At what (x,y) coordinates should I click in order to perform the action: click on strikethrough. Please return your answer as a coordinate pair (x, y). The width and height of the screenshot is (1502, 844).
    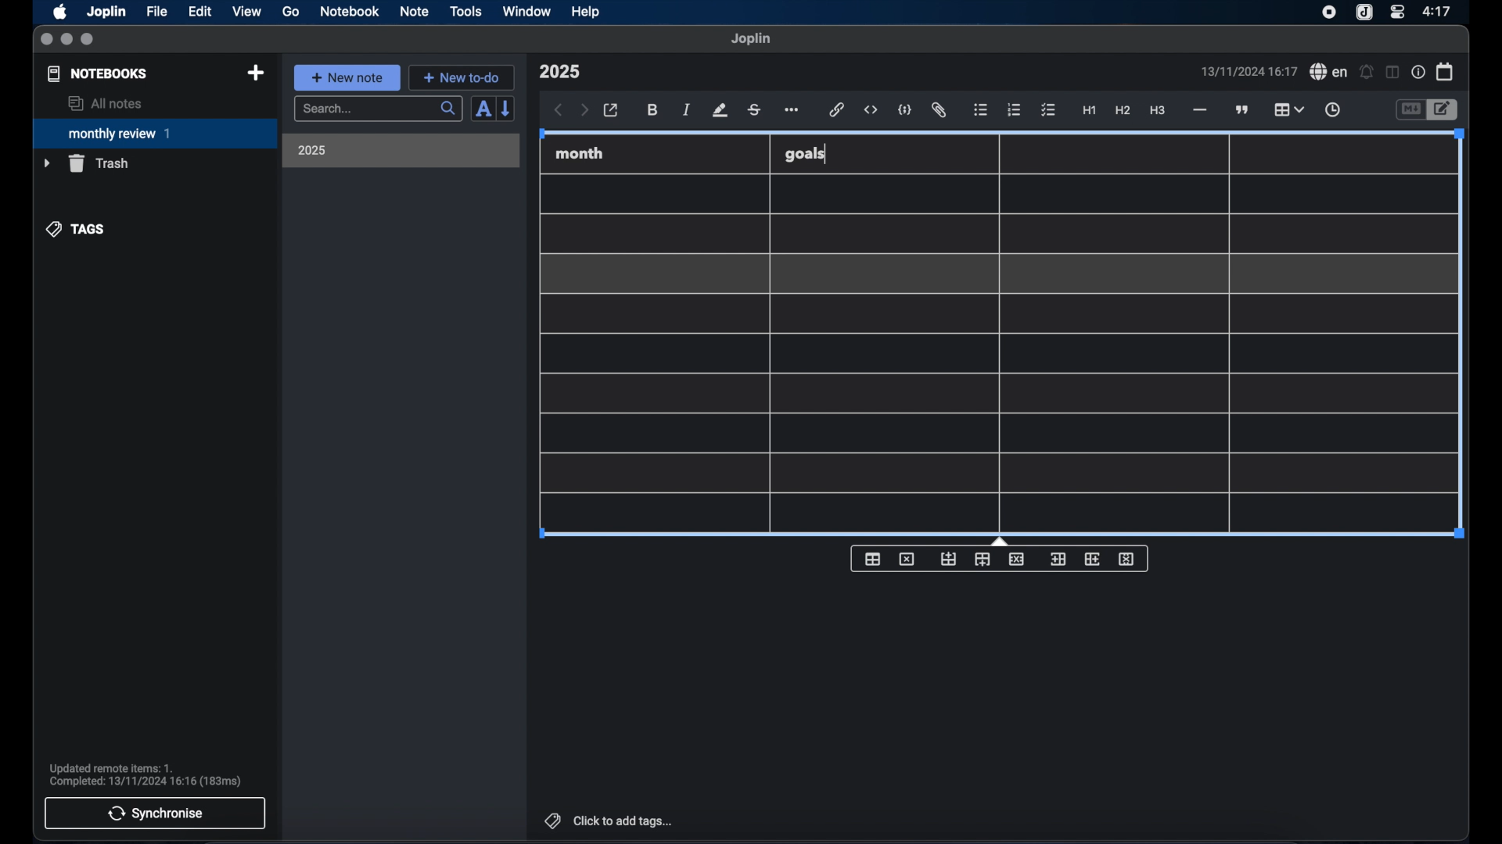
    Looking at the image, I should click on (753, 110).